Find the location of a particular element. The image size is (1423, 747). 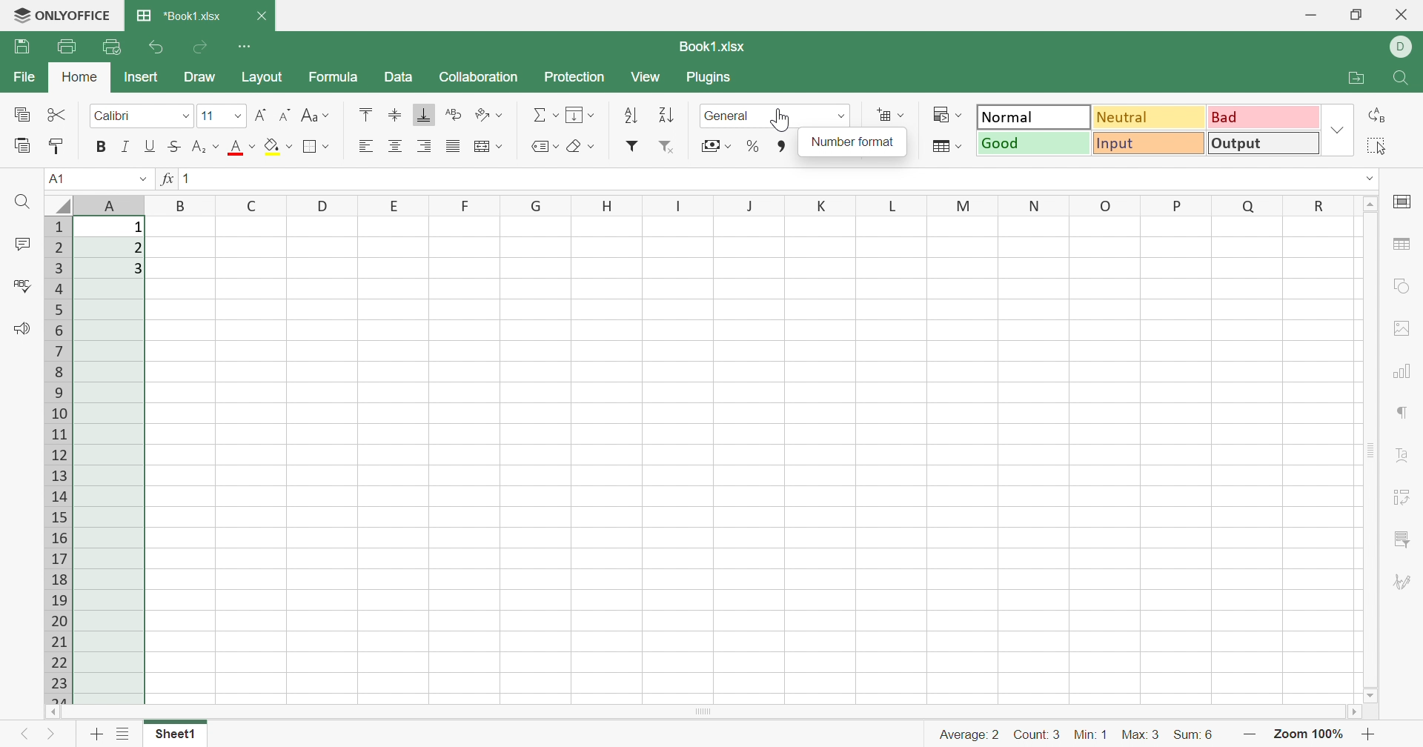

Signature settings is located at coordinates (1402, 582).